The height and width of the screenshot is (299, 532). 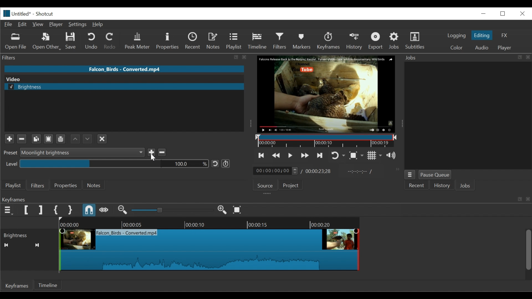 I want to click on Current duration, so click(x=277, y=171).